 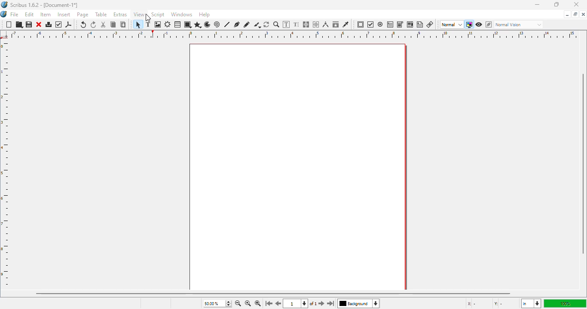 What do you see at coordinates (279, 304) in the screenshot?
I see `go to the previous pagr` at bounding box center [279, 304].